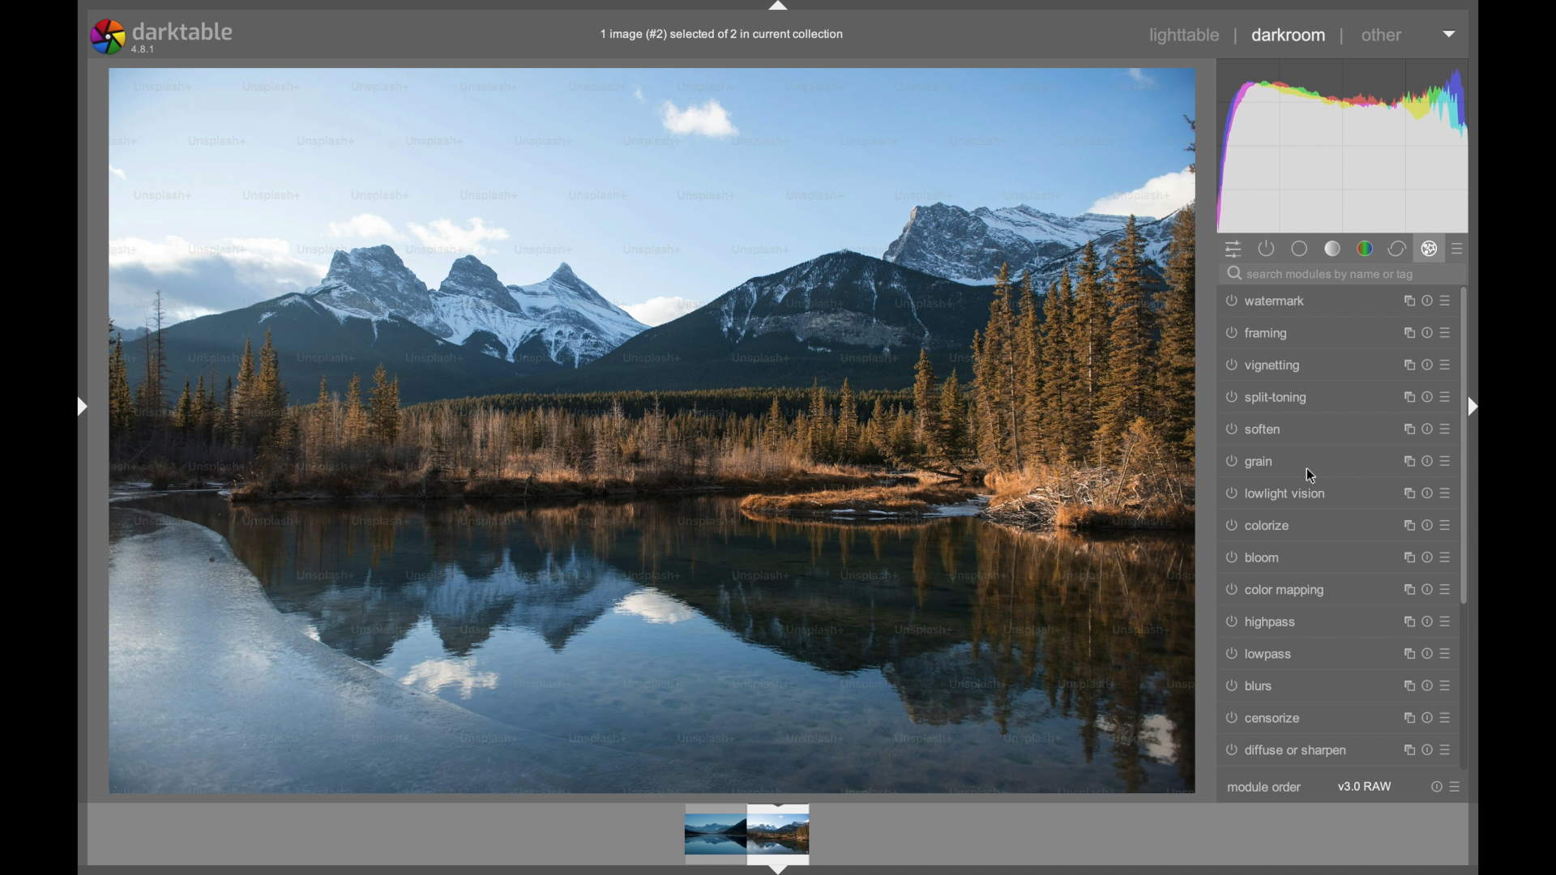  What do you see at coordinates (1185, 36) in the screenshot?
I see `lighttable` at bounding box center [1185, 36].